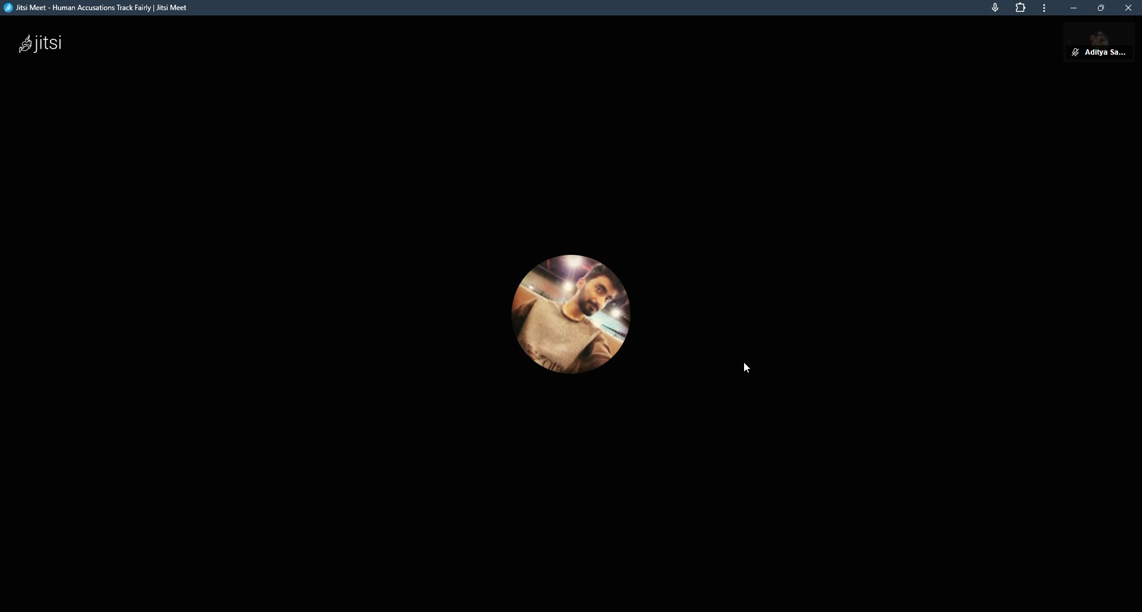  Describe the element at coordinates (569, 318) in the screenshot. I see `profile` at that location.